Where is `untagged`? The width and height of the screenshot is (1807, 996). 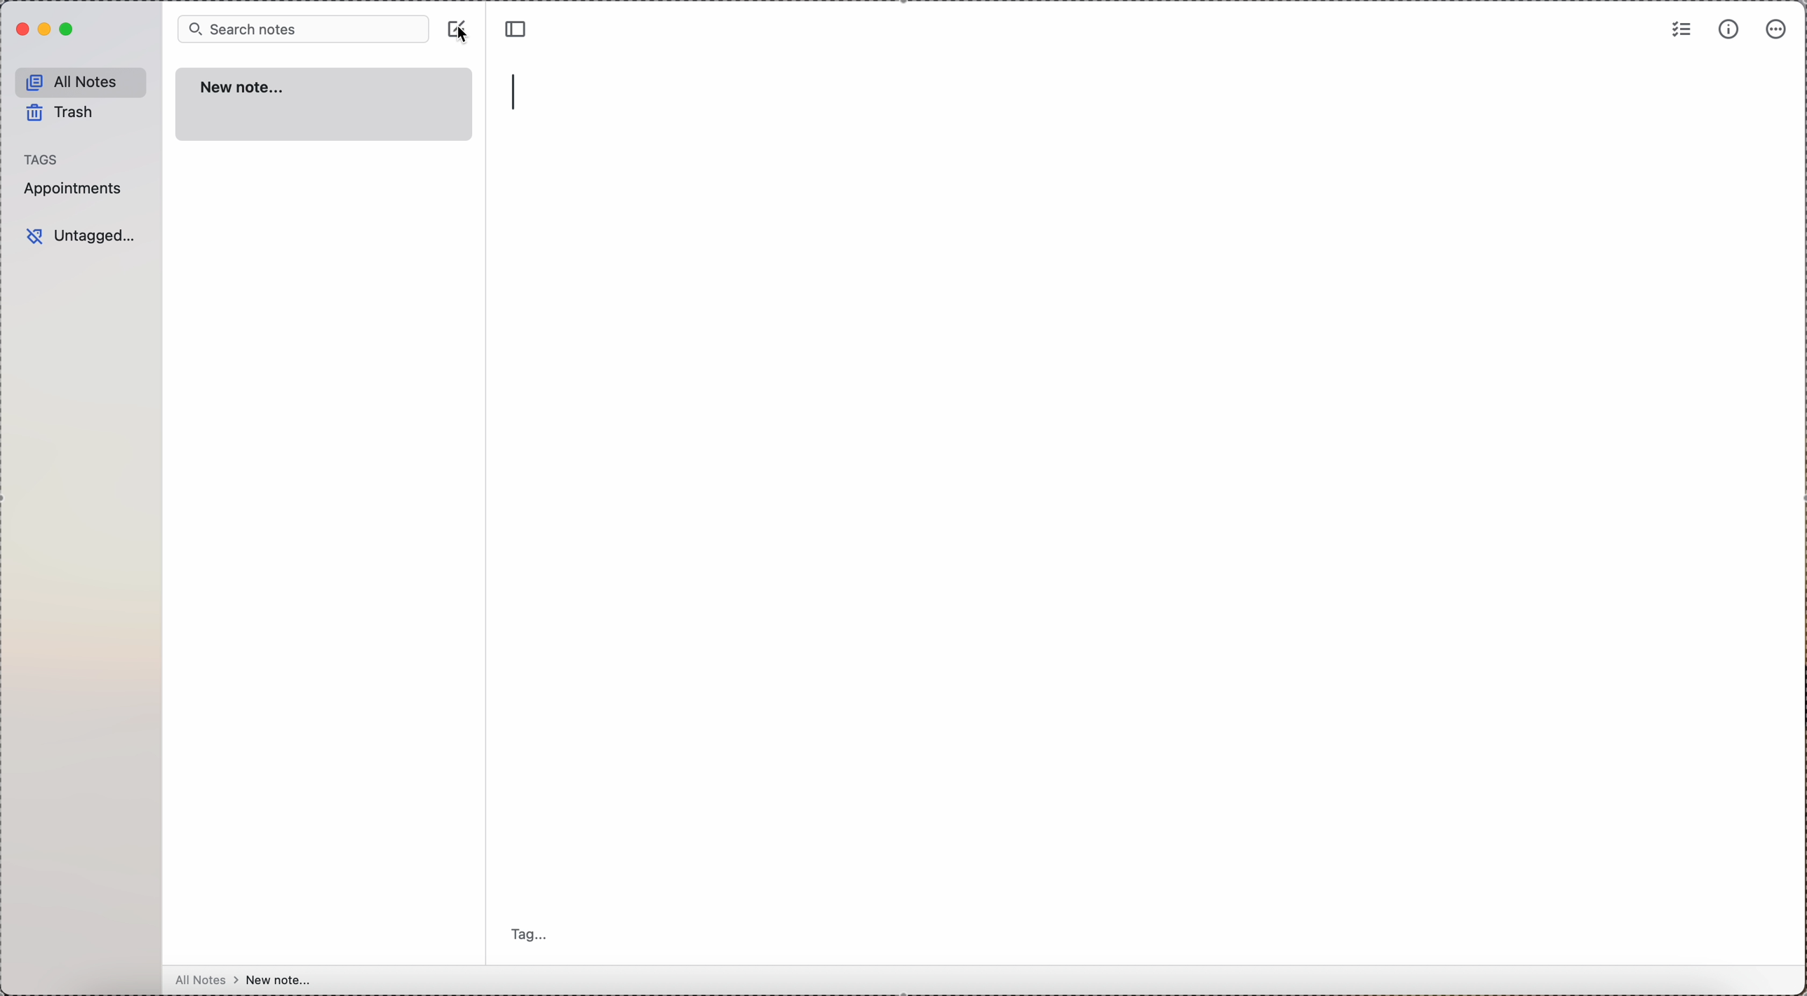
untagged is located at coordinates (82, 237).